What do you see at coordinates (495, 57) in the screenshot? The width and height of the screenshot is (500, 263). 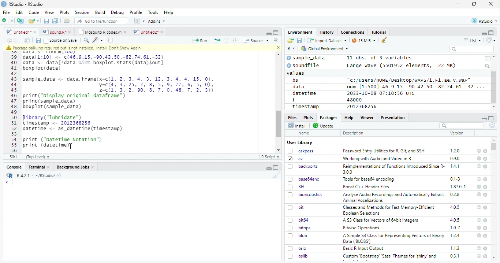 I see `scroll up` at bounding box center [495, 57].